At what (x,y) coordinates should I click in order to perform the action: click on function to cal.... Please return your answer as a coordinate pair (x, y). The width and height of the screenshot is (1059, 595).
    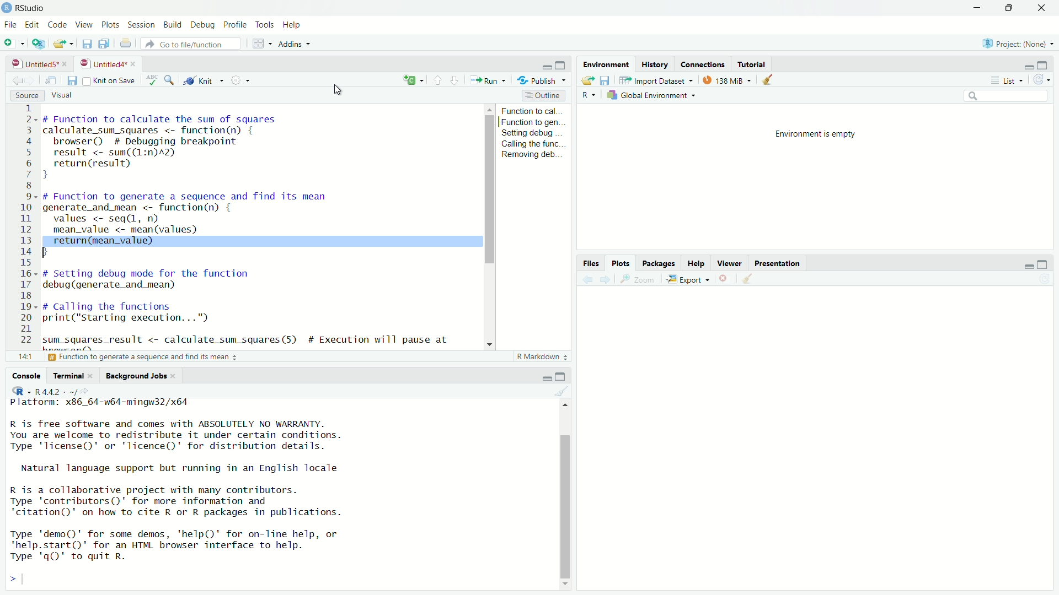
    Looking at the image, I should click on (532, 111).